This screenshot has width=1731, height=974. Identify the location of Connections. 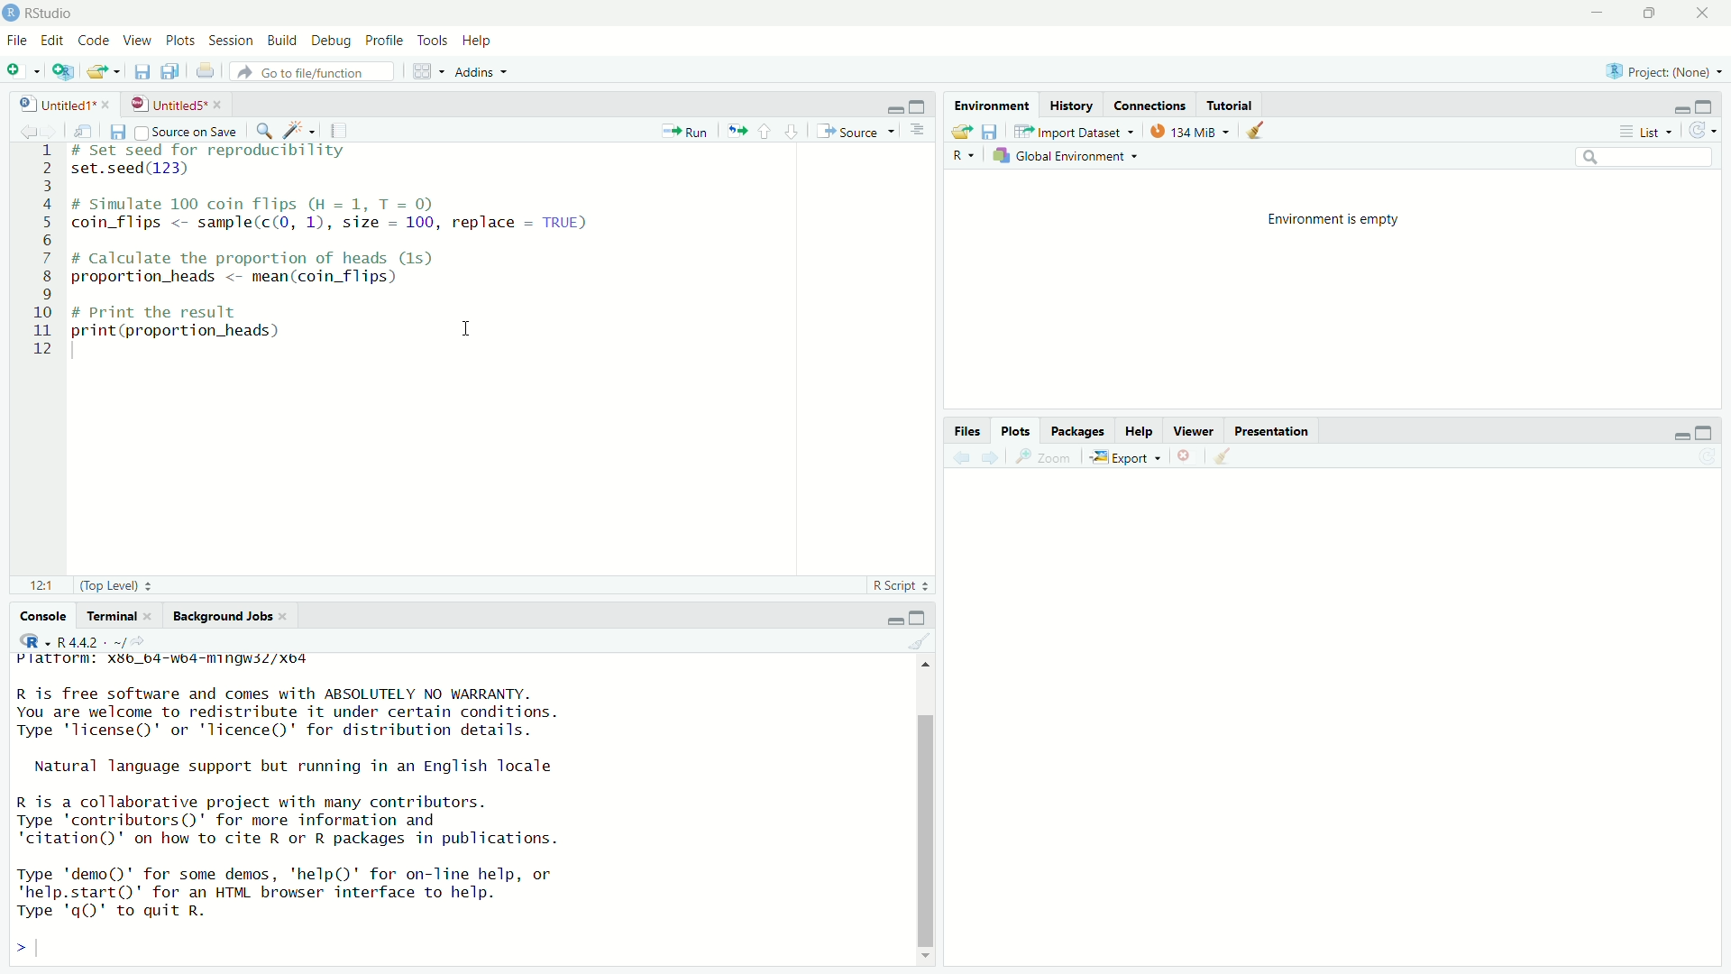
(1150, 105).